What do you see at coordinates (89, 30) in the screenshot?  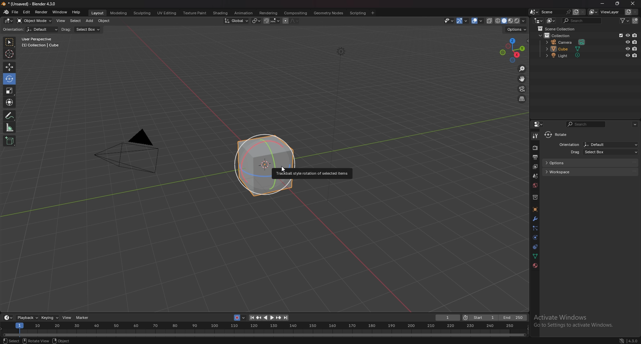 I see `select box` at bounding box center [89, 30].